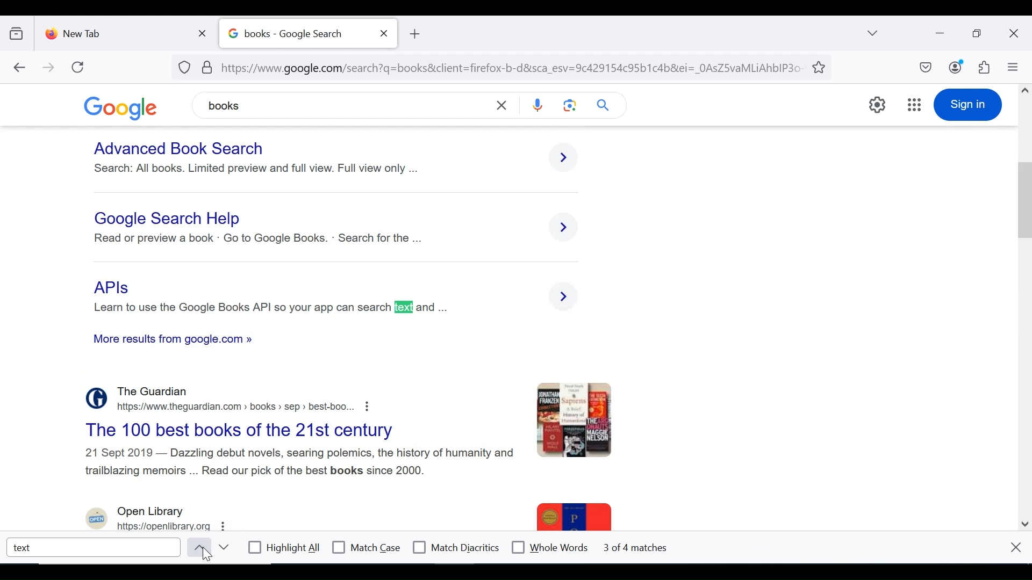 Image resolution: width=1032 pixels, height=580 pixels. Describe the element at coordinates (878, 105) in the screenshot. I see `quick settings` at that location.